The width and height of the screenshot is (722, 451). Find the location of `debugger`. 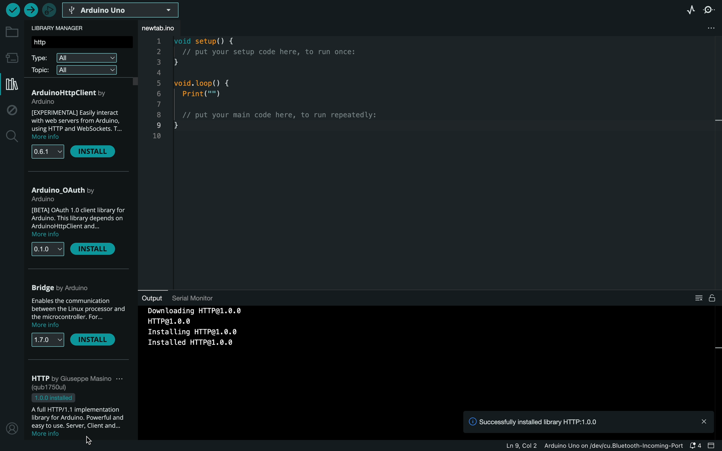

debugger is located at coordinates (50, 9).